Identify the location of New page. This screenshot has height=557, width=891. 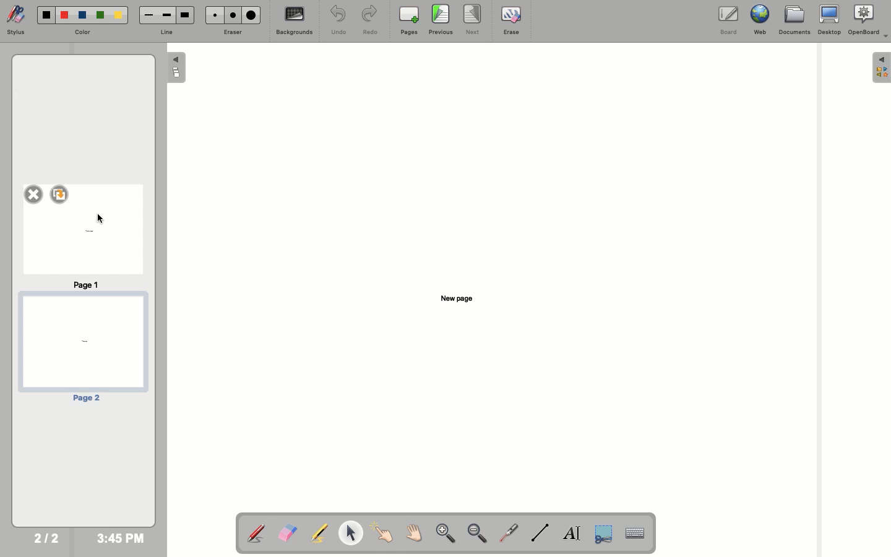
(457, 298).